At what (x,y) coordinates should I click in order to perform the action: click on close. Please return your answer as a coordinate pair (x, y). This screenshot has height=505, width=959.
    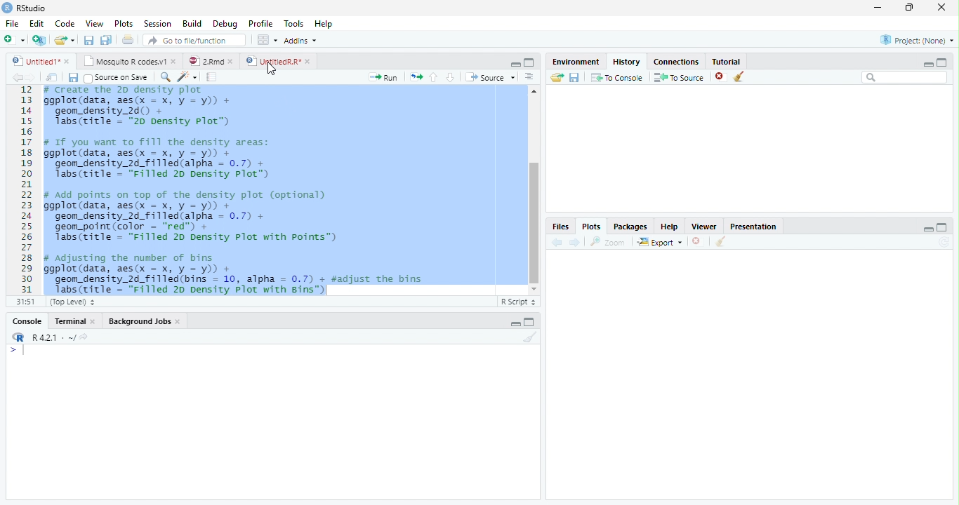
    Looking at the image, I should click on (942, 7).